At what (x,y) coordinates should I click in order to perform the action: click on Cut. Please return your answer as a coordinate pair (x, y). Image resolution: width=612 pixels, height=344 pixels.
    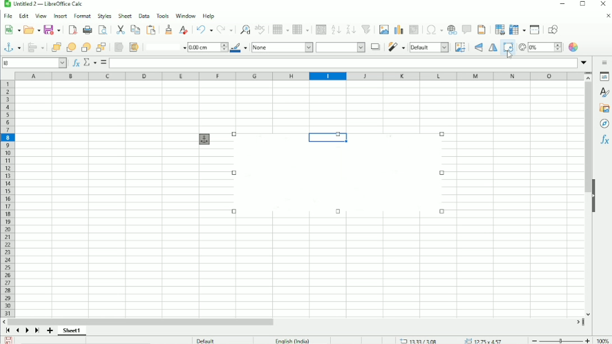
    Looking at the image, I should click on (120, 30).